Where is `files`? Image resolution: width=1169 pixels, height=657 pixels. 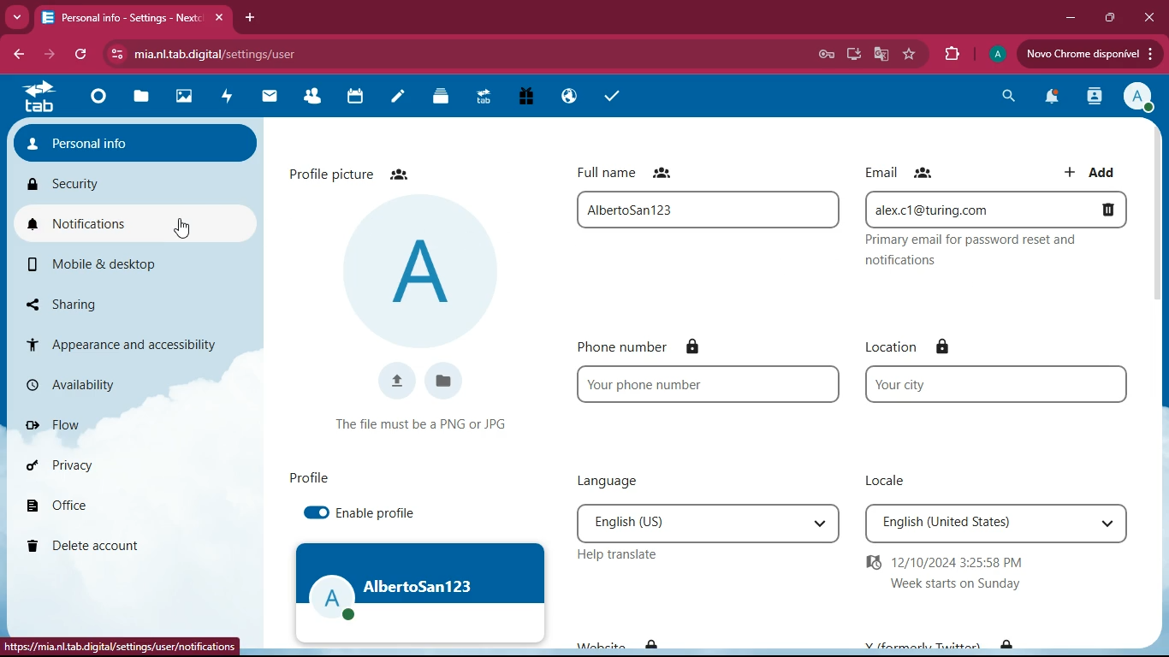 files is located at coordinates (146, 96).